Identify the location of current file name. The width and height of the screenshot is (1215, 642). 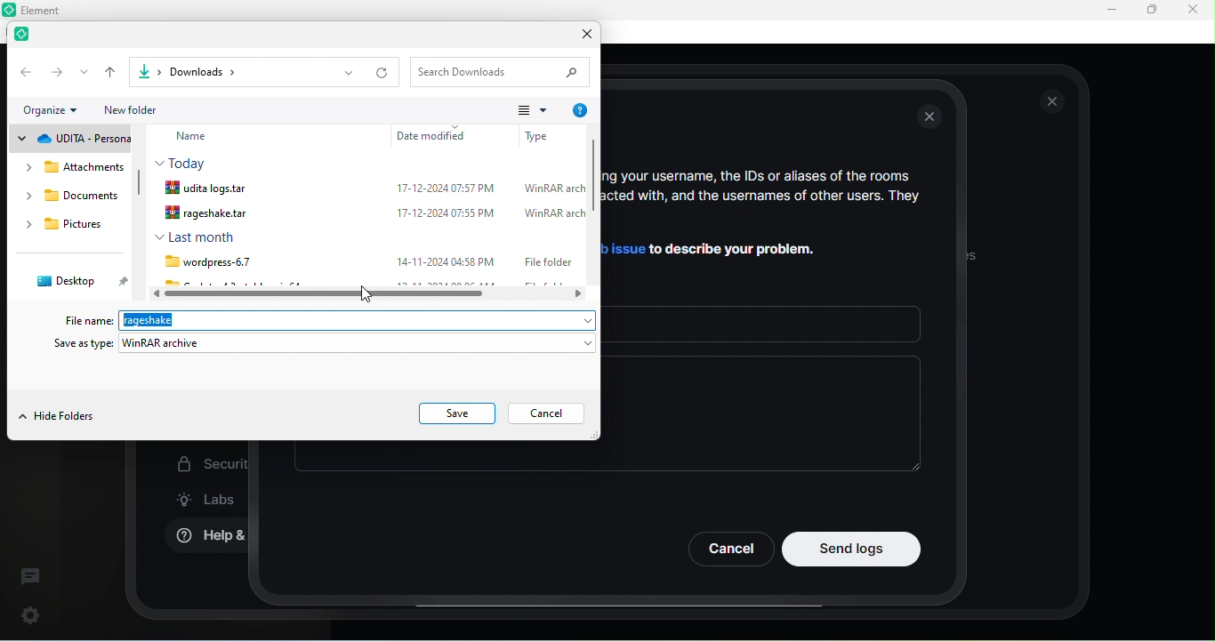
(181, 319).